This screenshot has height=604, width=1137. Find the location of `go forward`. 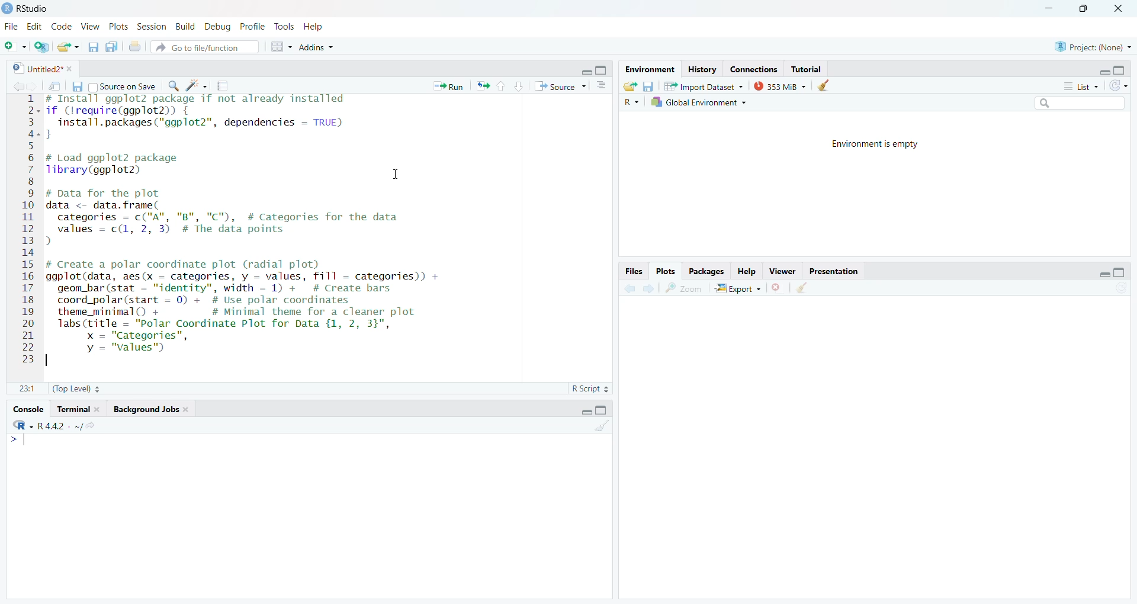

go forward is located at coordinates (651, 290).